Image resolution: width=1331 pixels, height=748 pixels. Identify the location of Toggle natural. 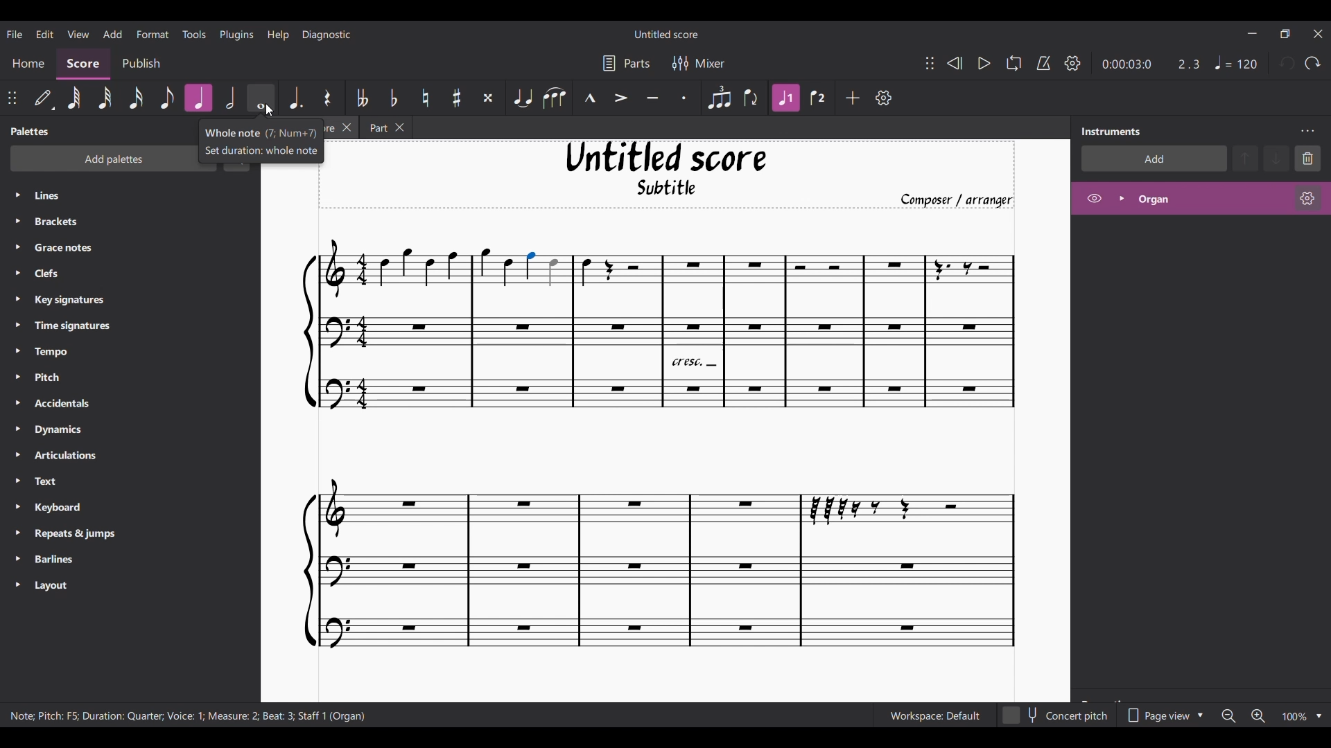
(426, 98).